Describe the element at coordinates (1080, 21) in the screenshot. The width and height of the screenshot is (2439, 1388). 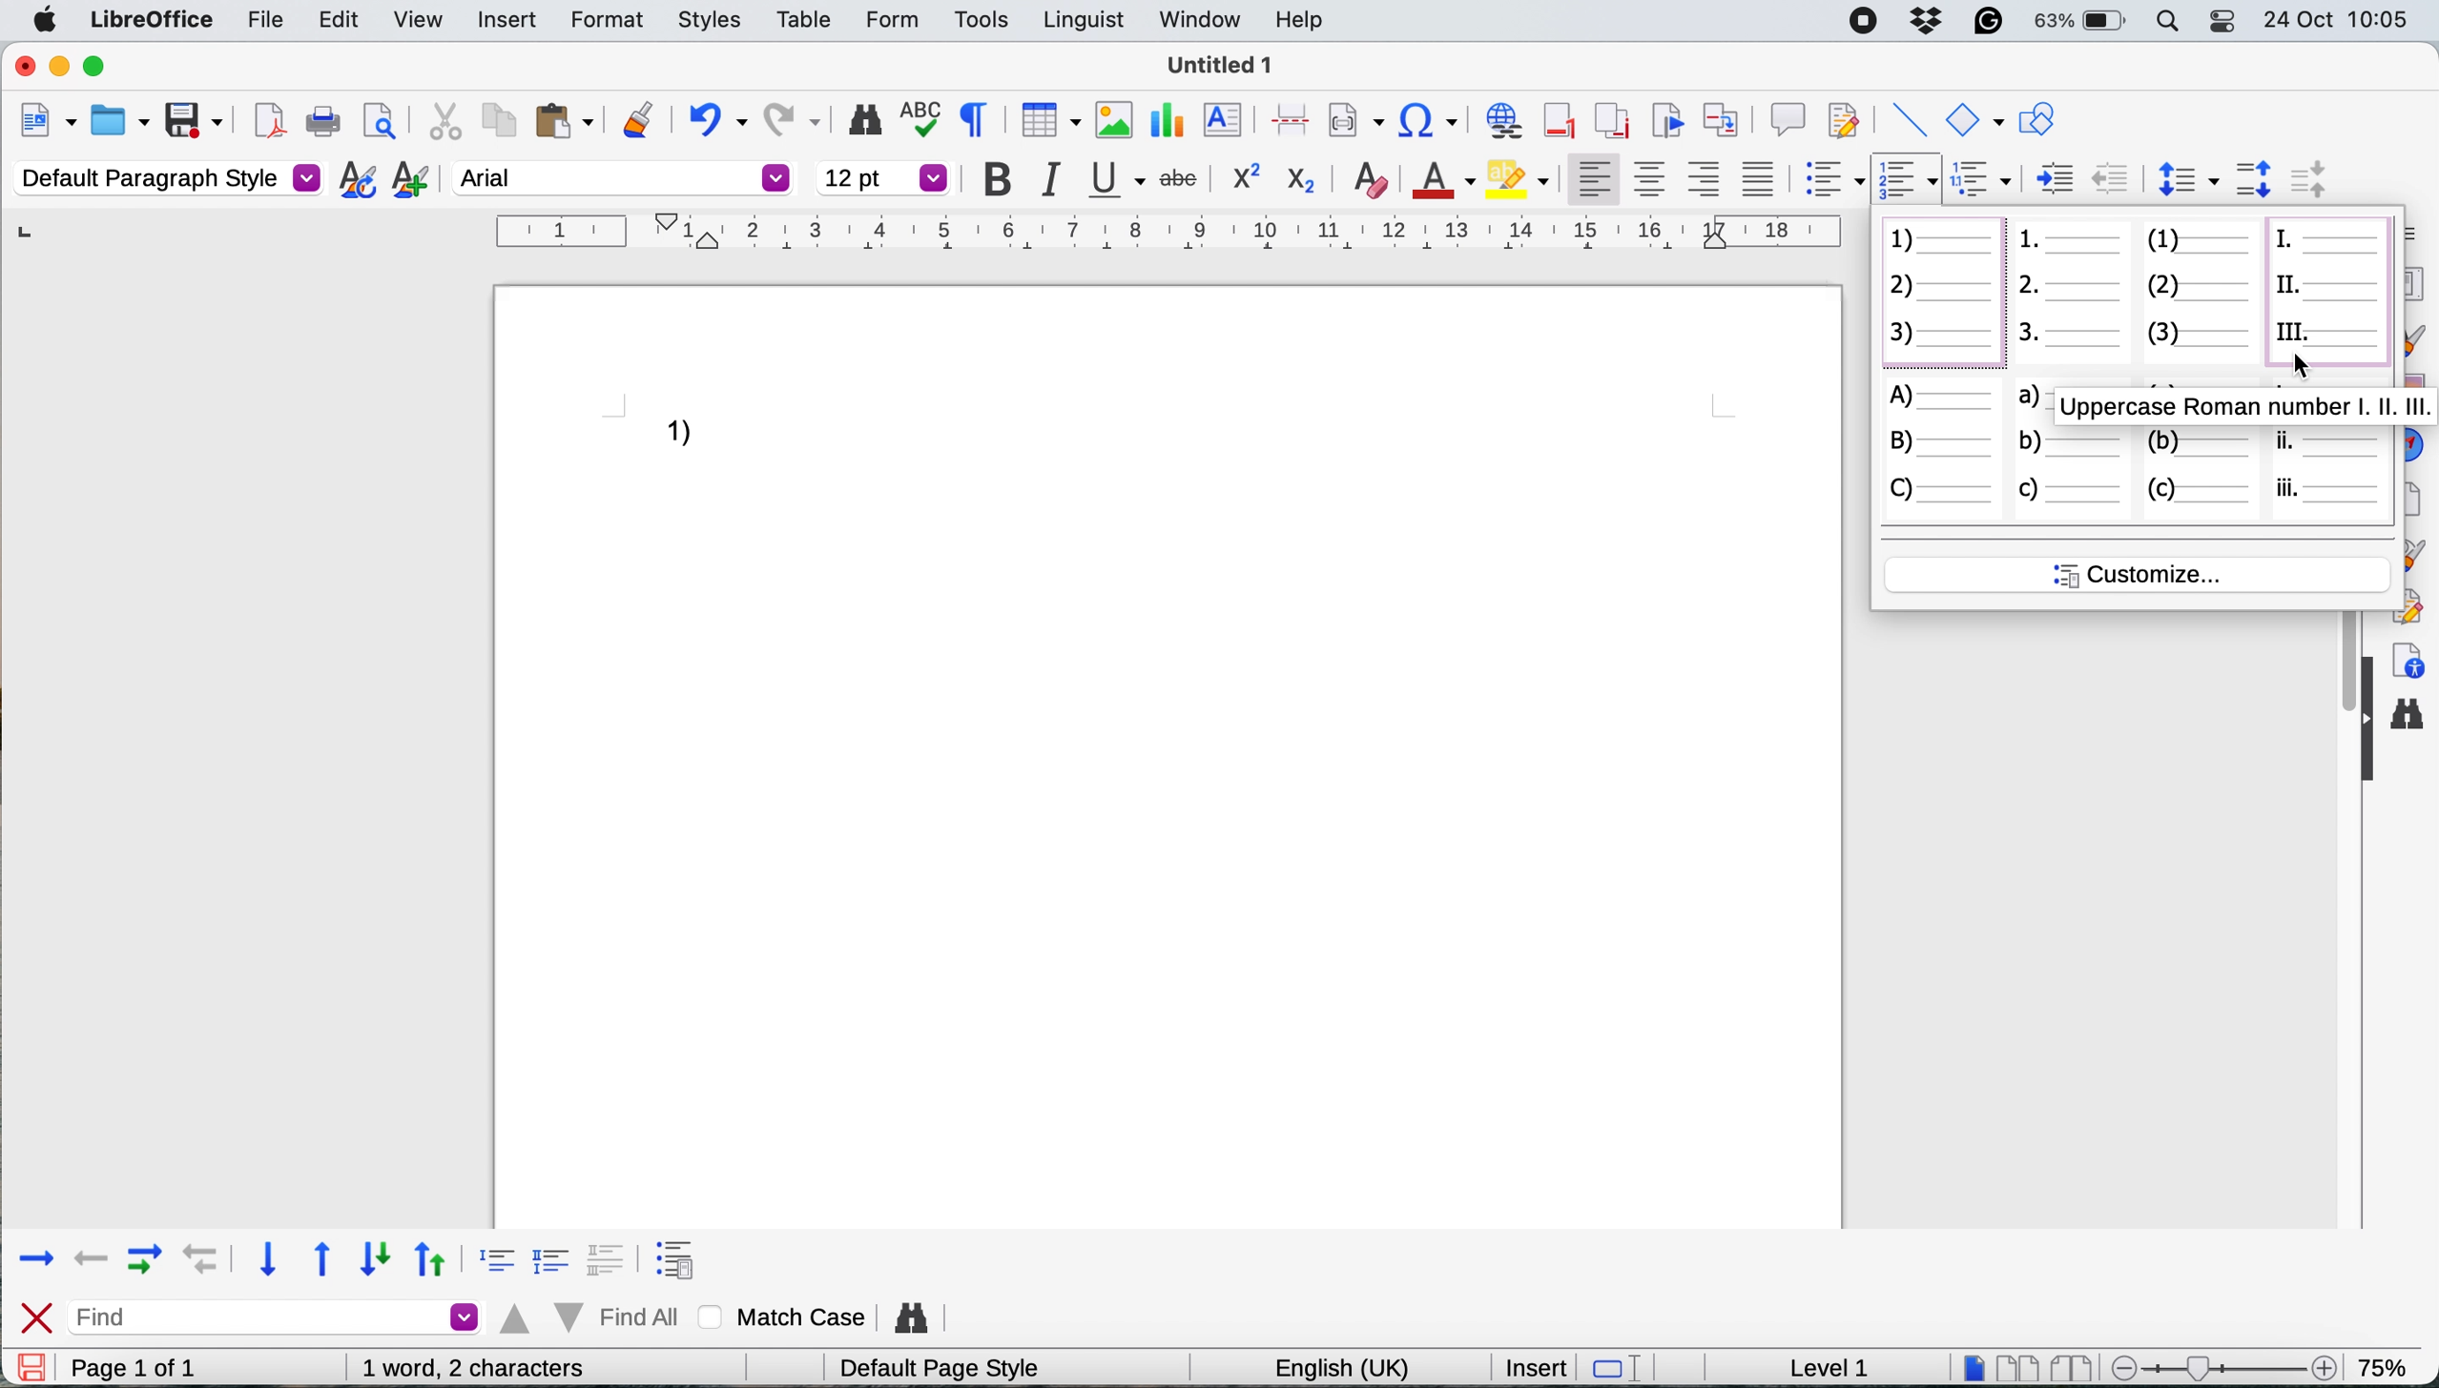
I see `linguist` at that location.